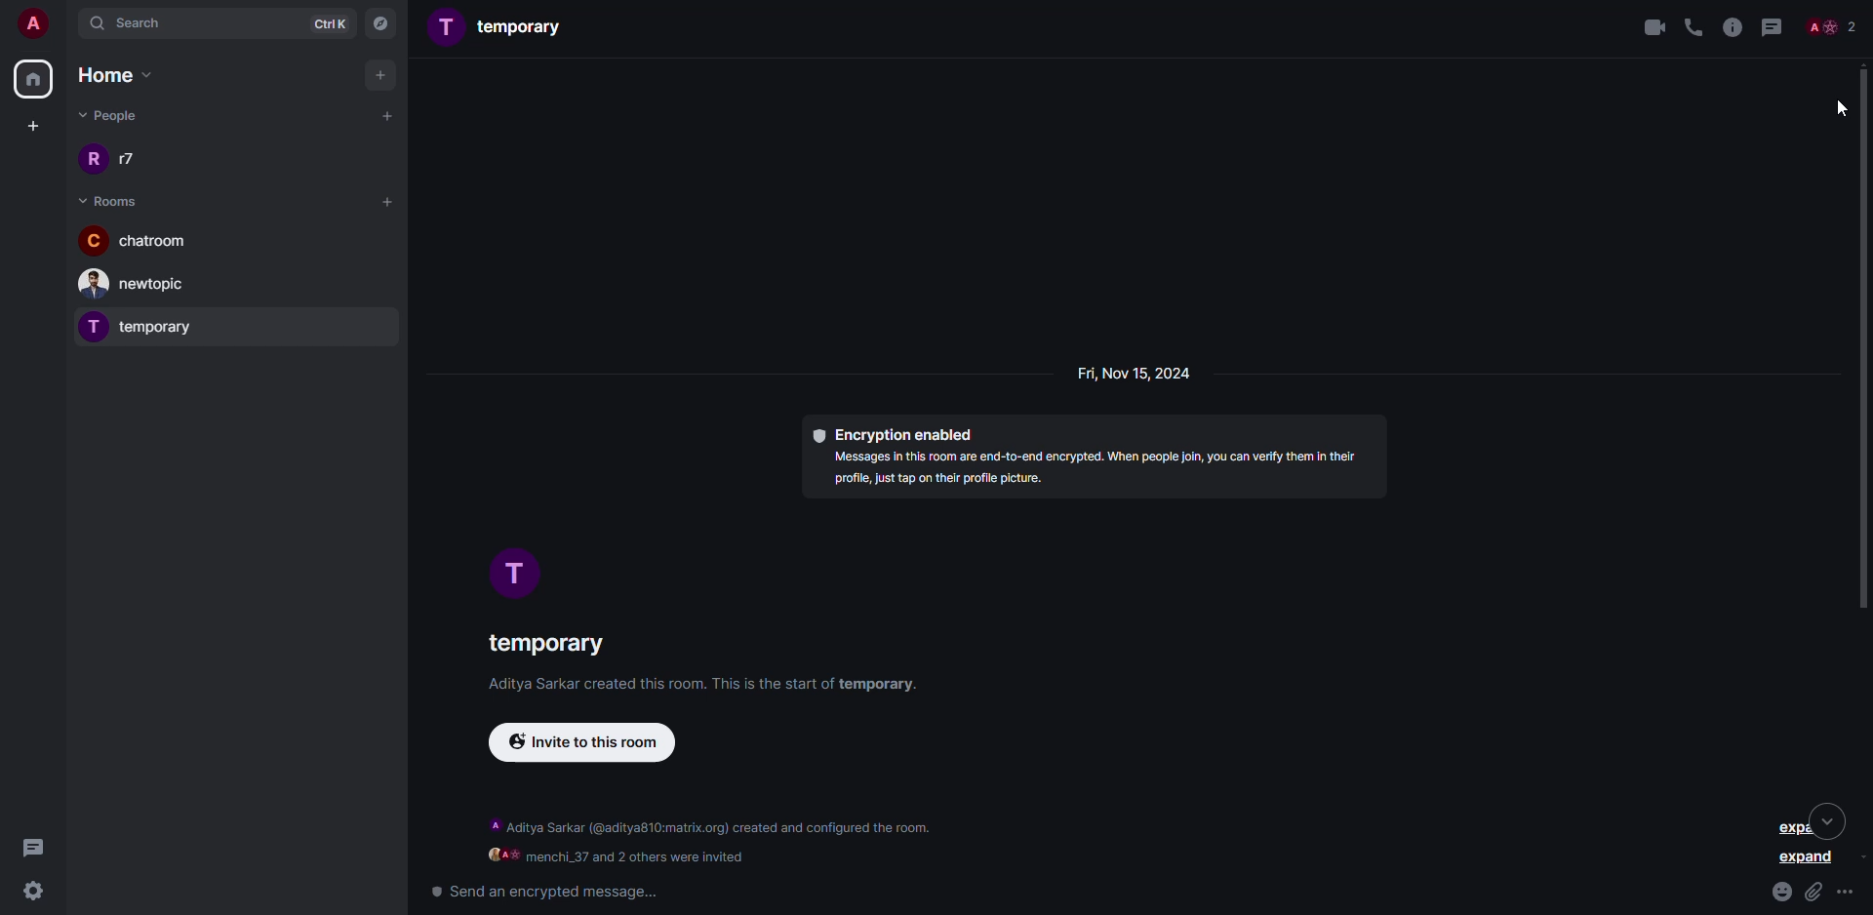 This screenshot has height=915, width=1873. What do you see at coordinates (108, 199) in the screenshot?
I see `room` at bounding box center [108, 199].